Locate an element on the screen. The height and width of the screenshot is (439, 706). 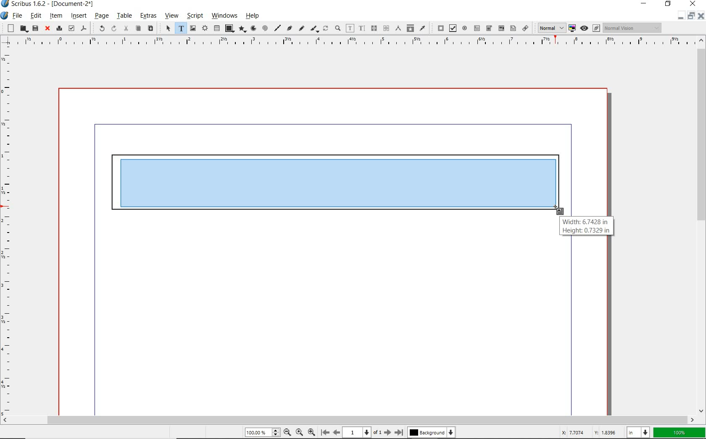
close is located at coordinates (48, 29).